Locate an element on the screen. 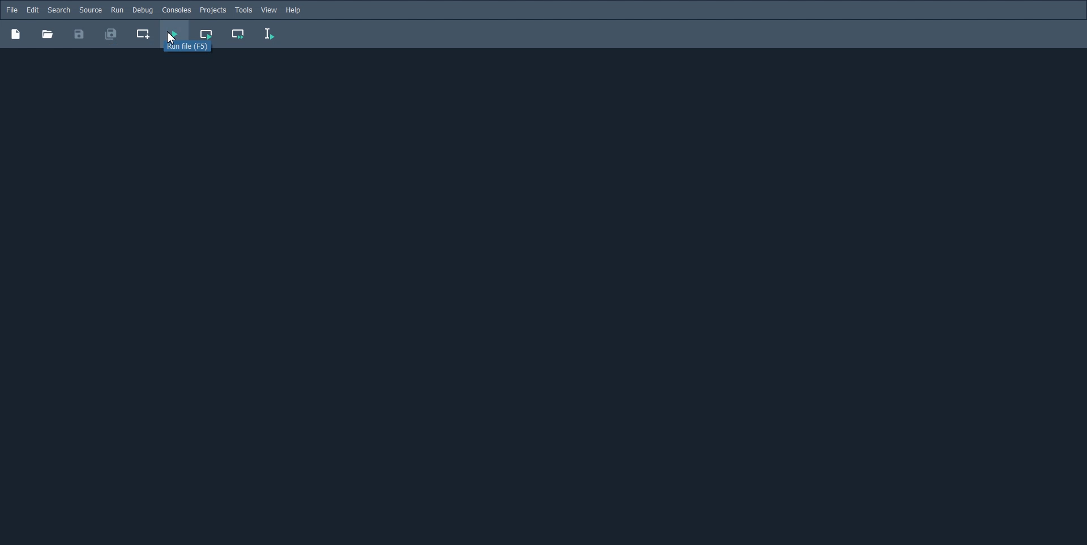 The width and height of the screenshot is (1087, 545). Cursor is located at coordinates (170, 37).